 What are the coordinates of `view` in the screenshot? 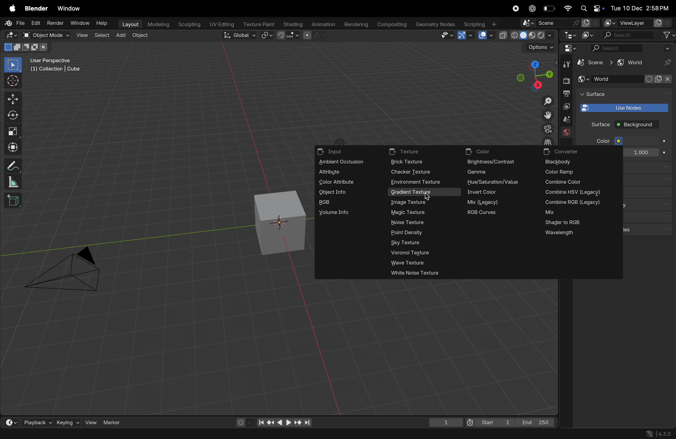 It's located at (81, 35).